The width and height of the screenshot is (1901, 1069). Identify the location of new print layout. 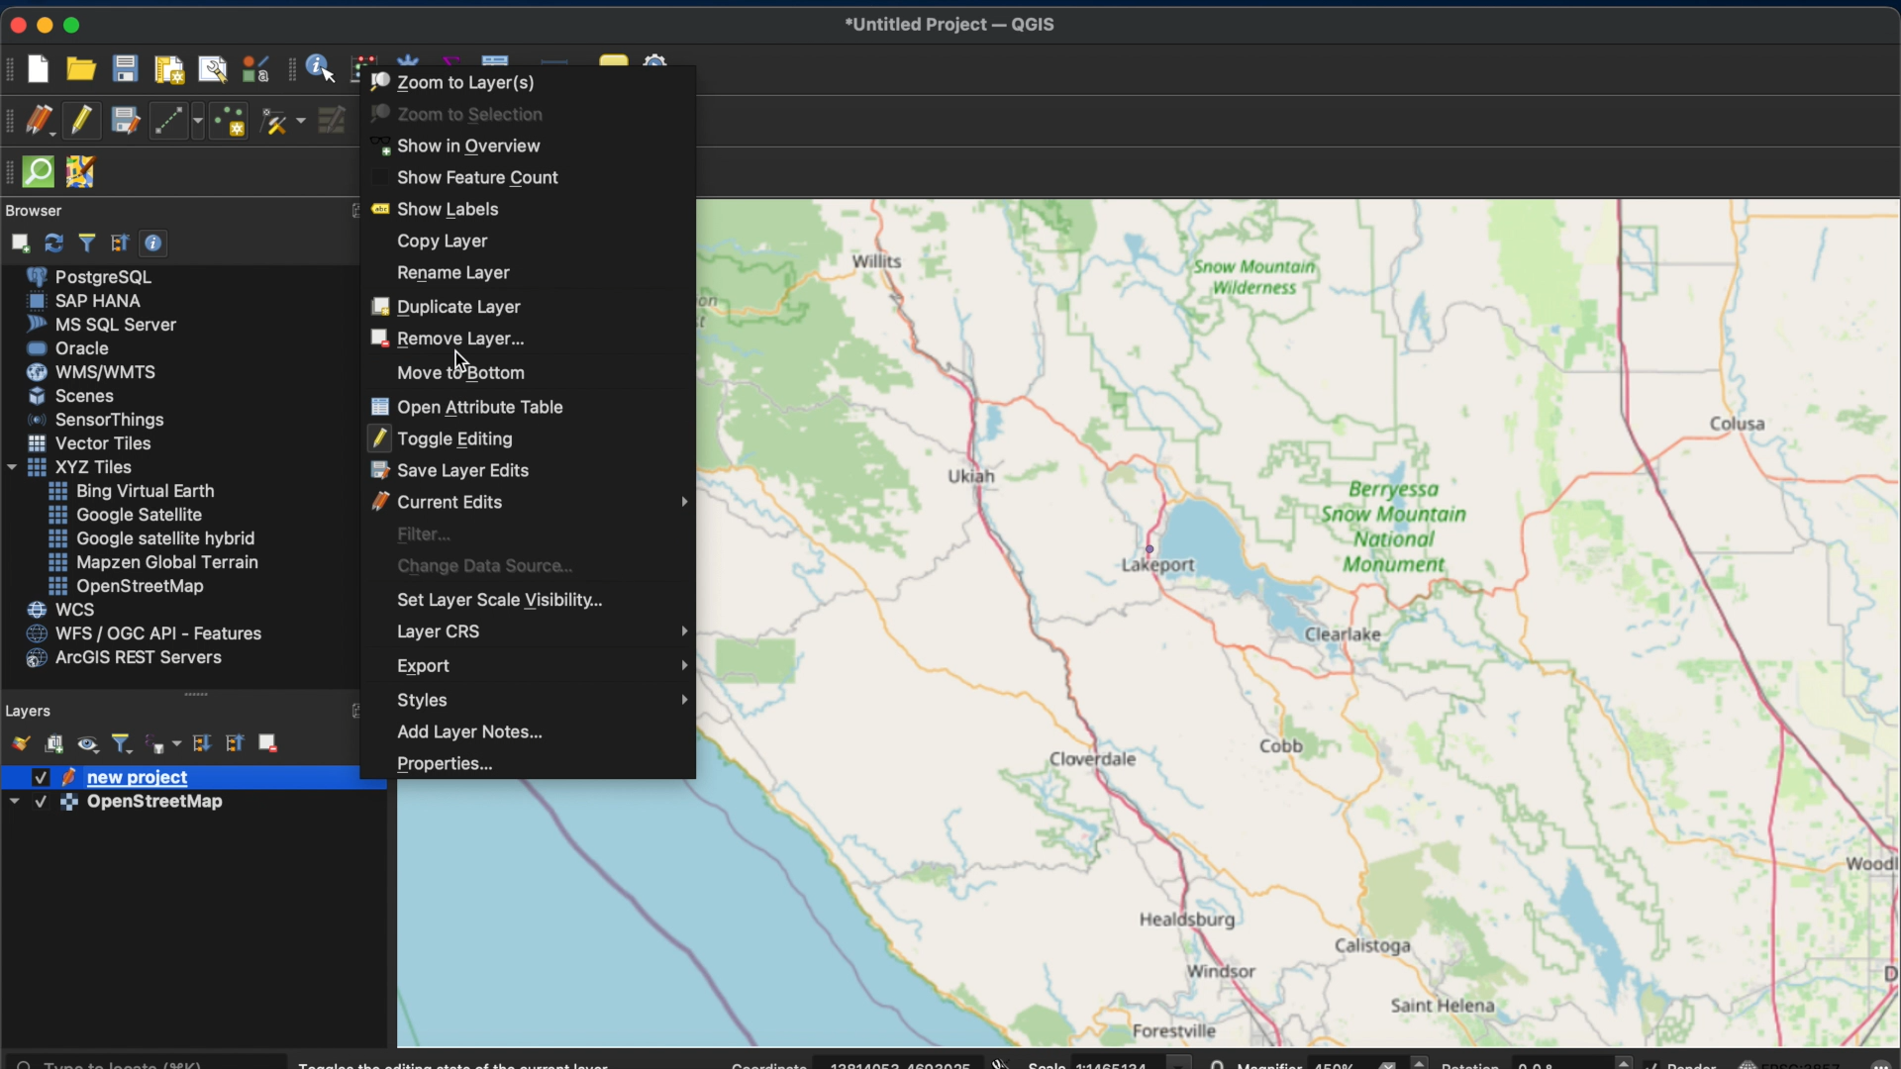
(169, 68).